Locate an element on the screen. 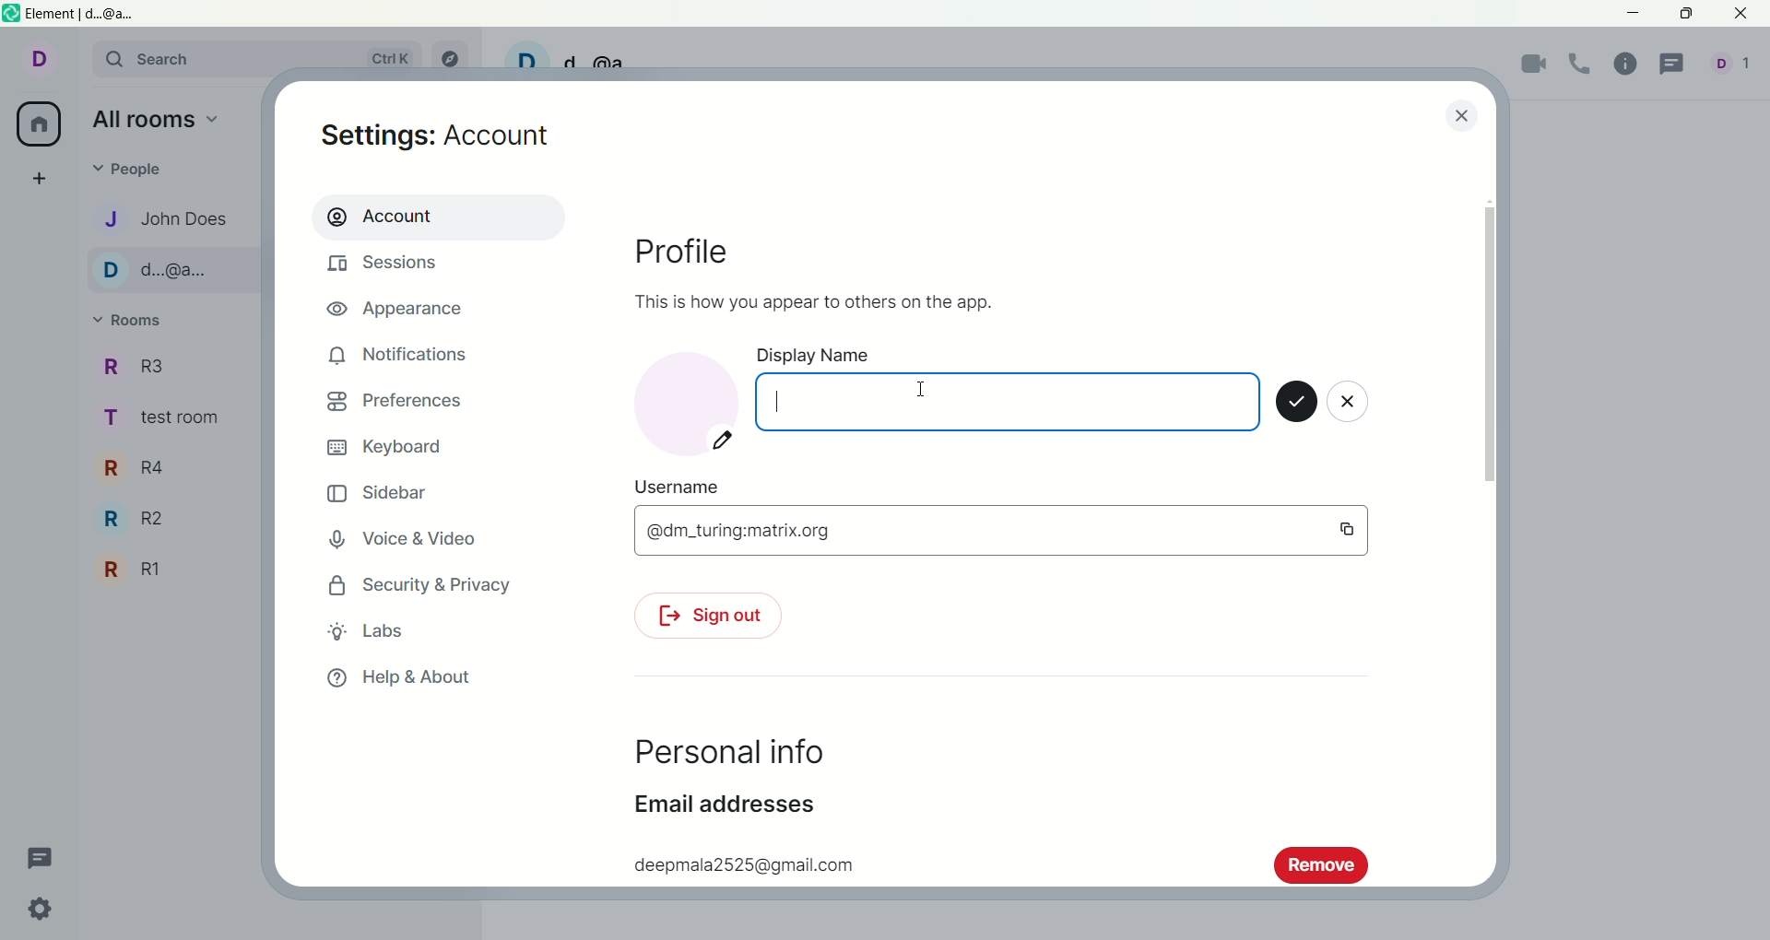 This screenshot has width=1770, height=940. close is located at coordinates (1351, 405).